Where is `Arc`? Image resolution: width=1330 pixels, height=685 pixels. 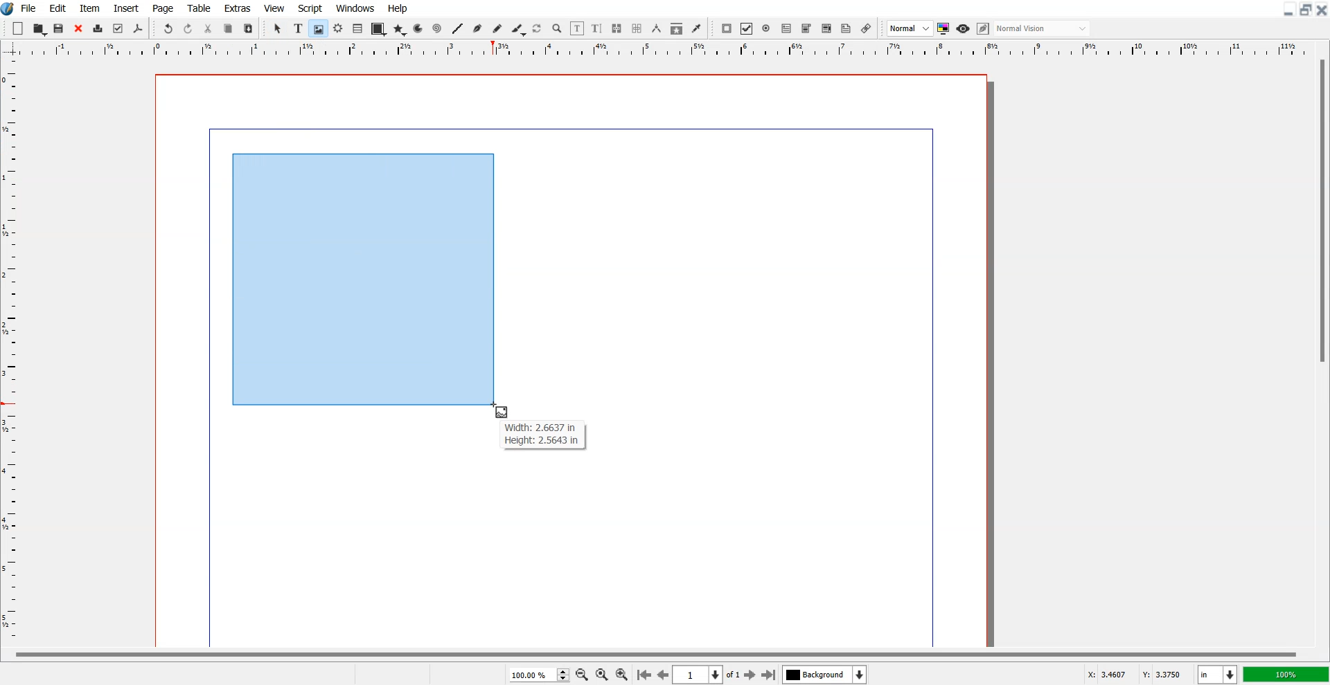
Arc is located at coordinates (419, 28).